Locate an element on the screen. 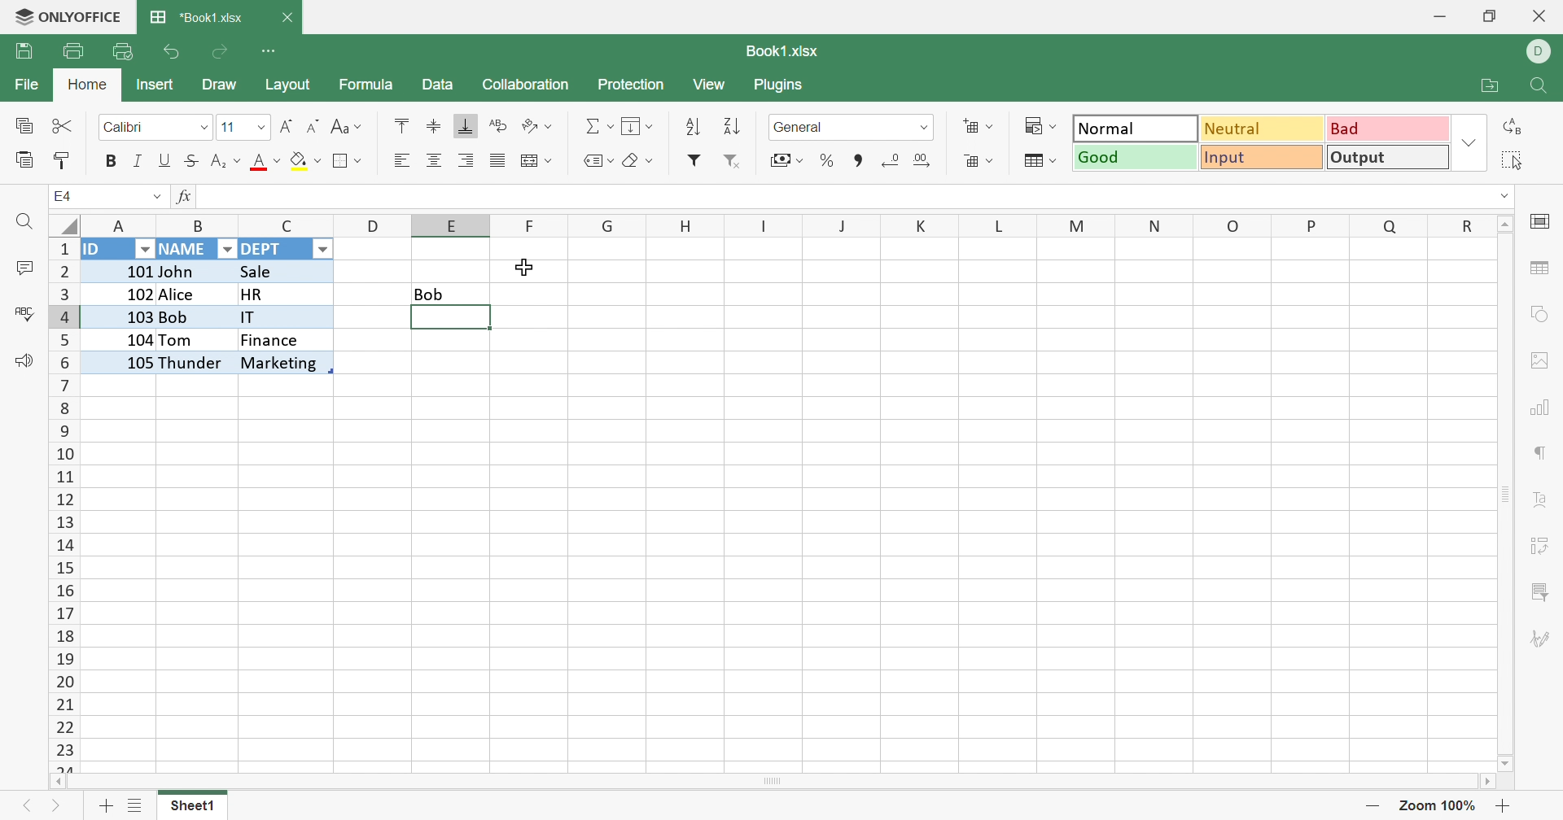 Image resolution: width=1563 pixels, height=820 pixels. Fill color is located at coordinates (306, 160).